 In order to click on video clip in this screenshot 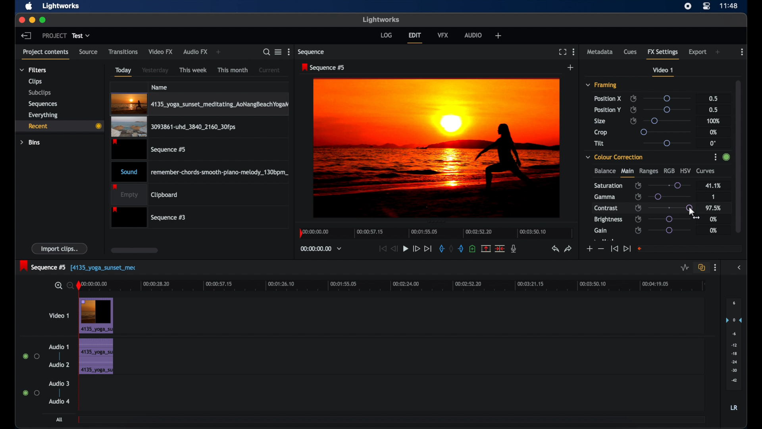, I will do `click(150, 149)`.